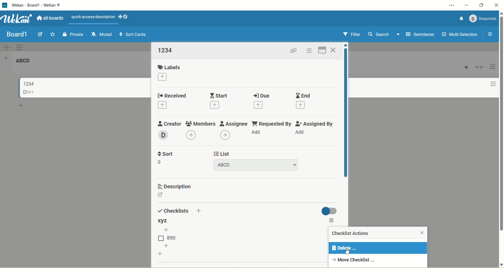 The height and width of the screenshot is (268, 504). Describe the element at coordinates (172, 211) in the screenshot. I see `checklists` at that location.